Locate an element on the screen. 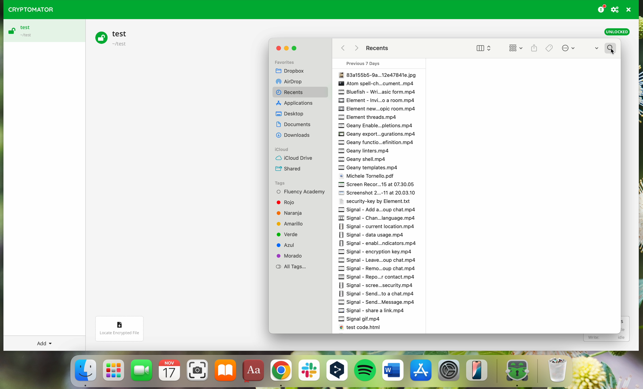 The height and width of the screenshot is (389, 643). Google Chrome is located at coordinates (281, 373).